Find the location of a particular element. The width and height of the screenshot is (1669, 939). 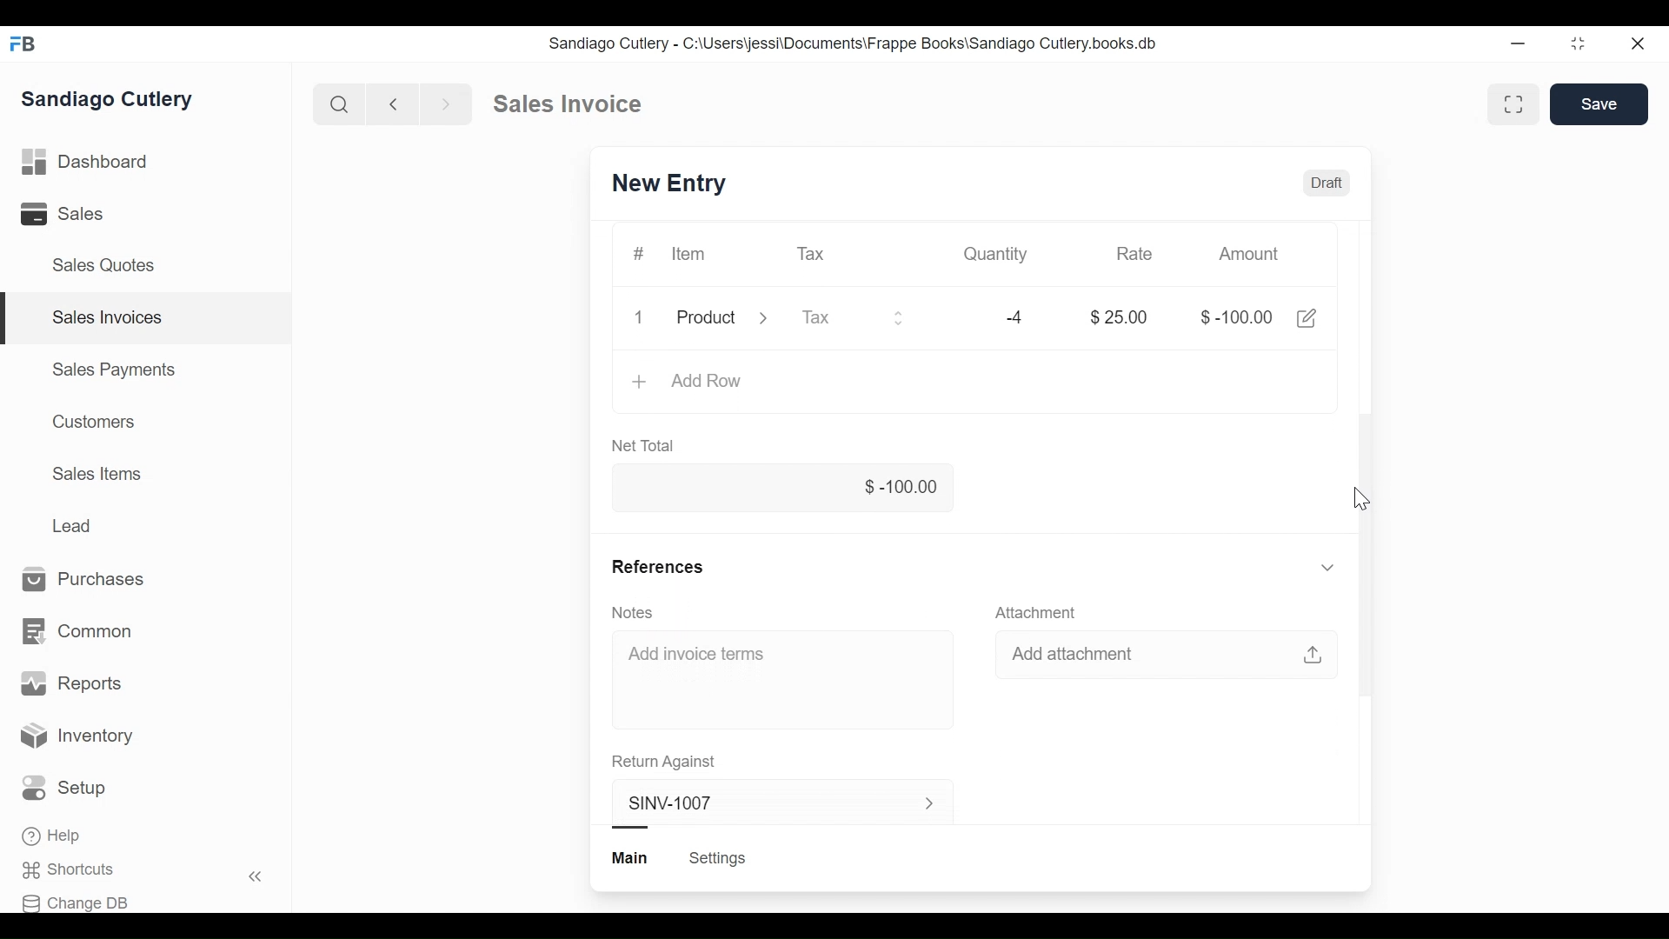

Attachment is located at coordinates (1039, 611).